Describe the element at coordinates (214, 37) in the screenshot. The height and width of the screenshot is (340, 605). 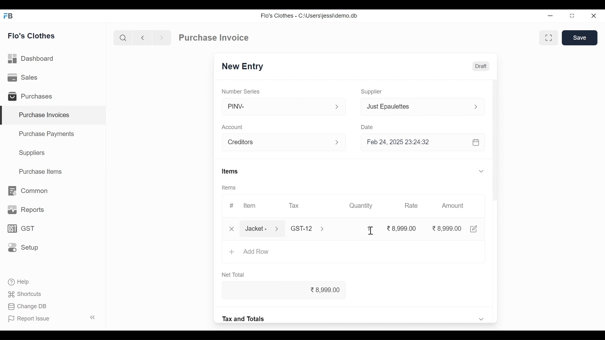
I see `Purchase Invoice` at that location.